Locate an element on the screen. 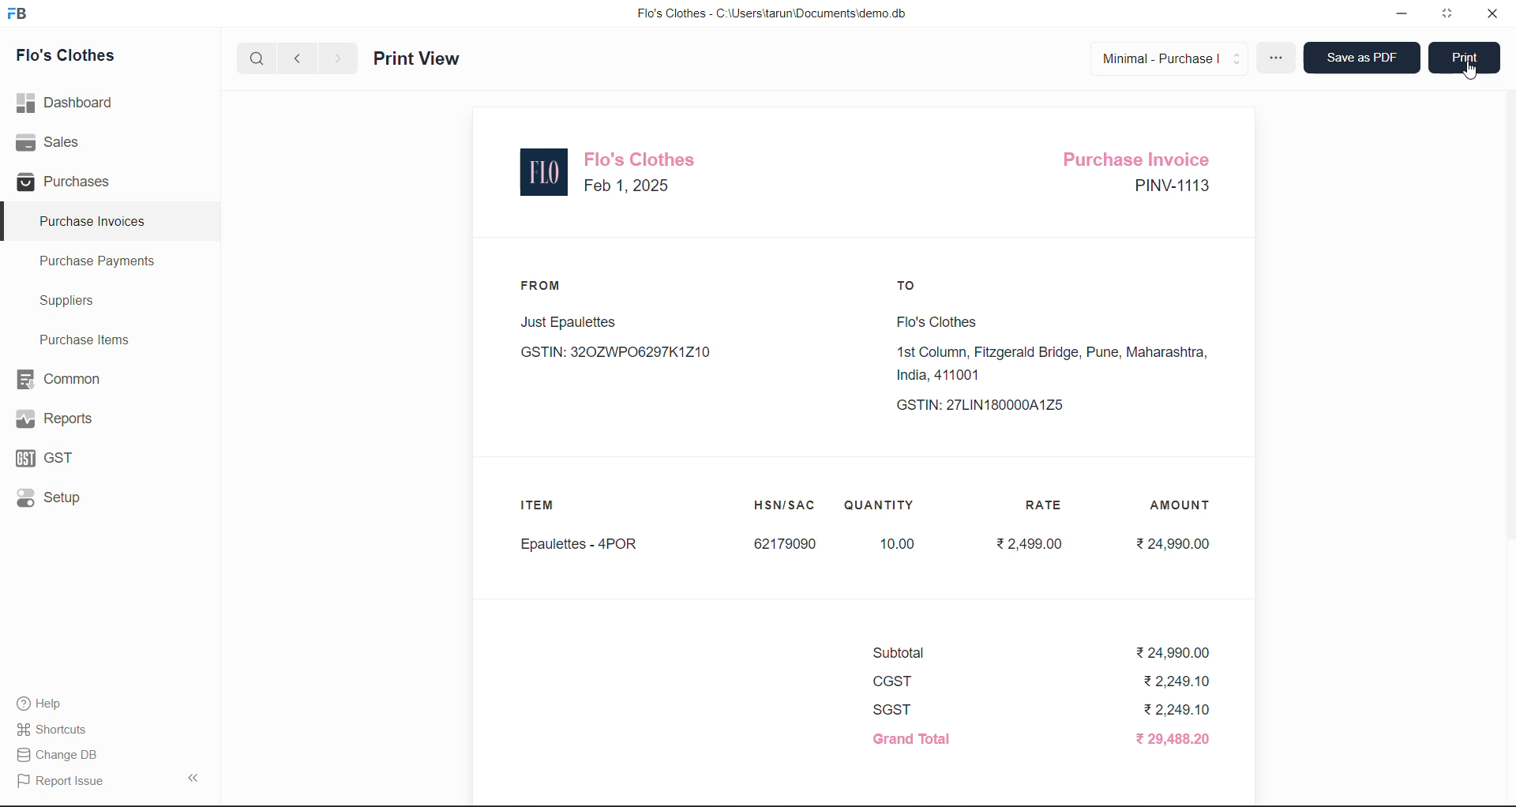 The image size is (1516, 807).  GST is located at coordinates (64, 458).